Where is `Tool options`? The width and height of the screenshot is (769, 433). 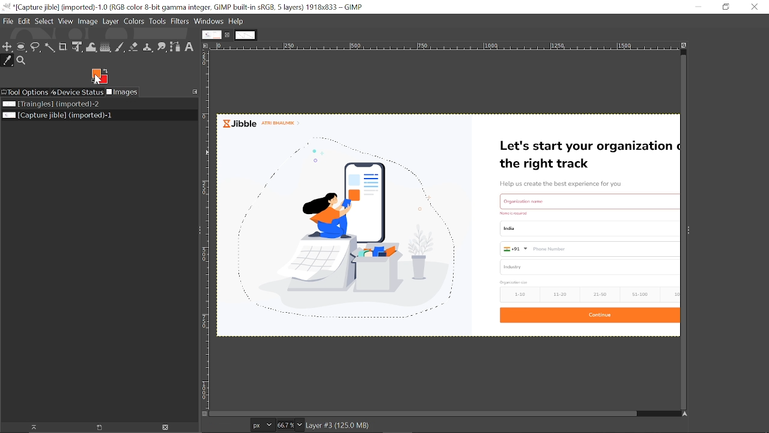
Tool options is located at coordinates (26, 93).